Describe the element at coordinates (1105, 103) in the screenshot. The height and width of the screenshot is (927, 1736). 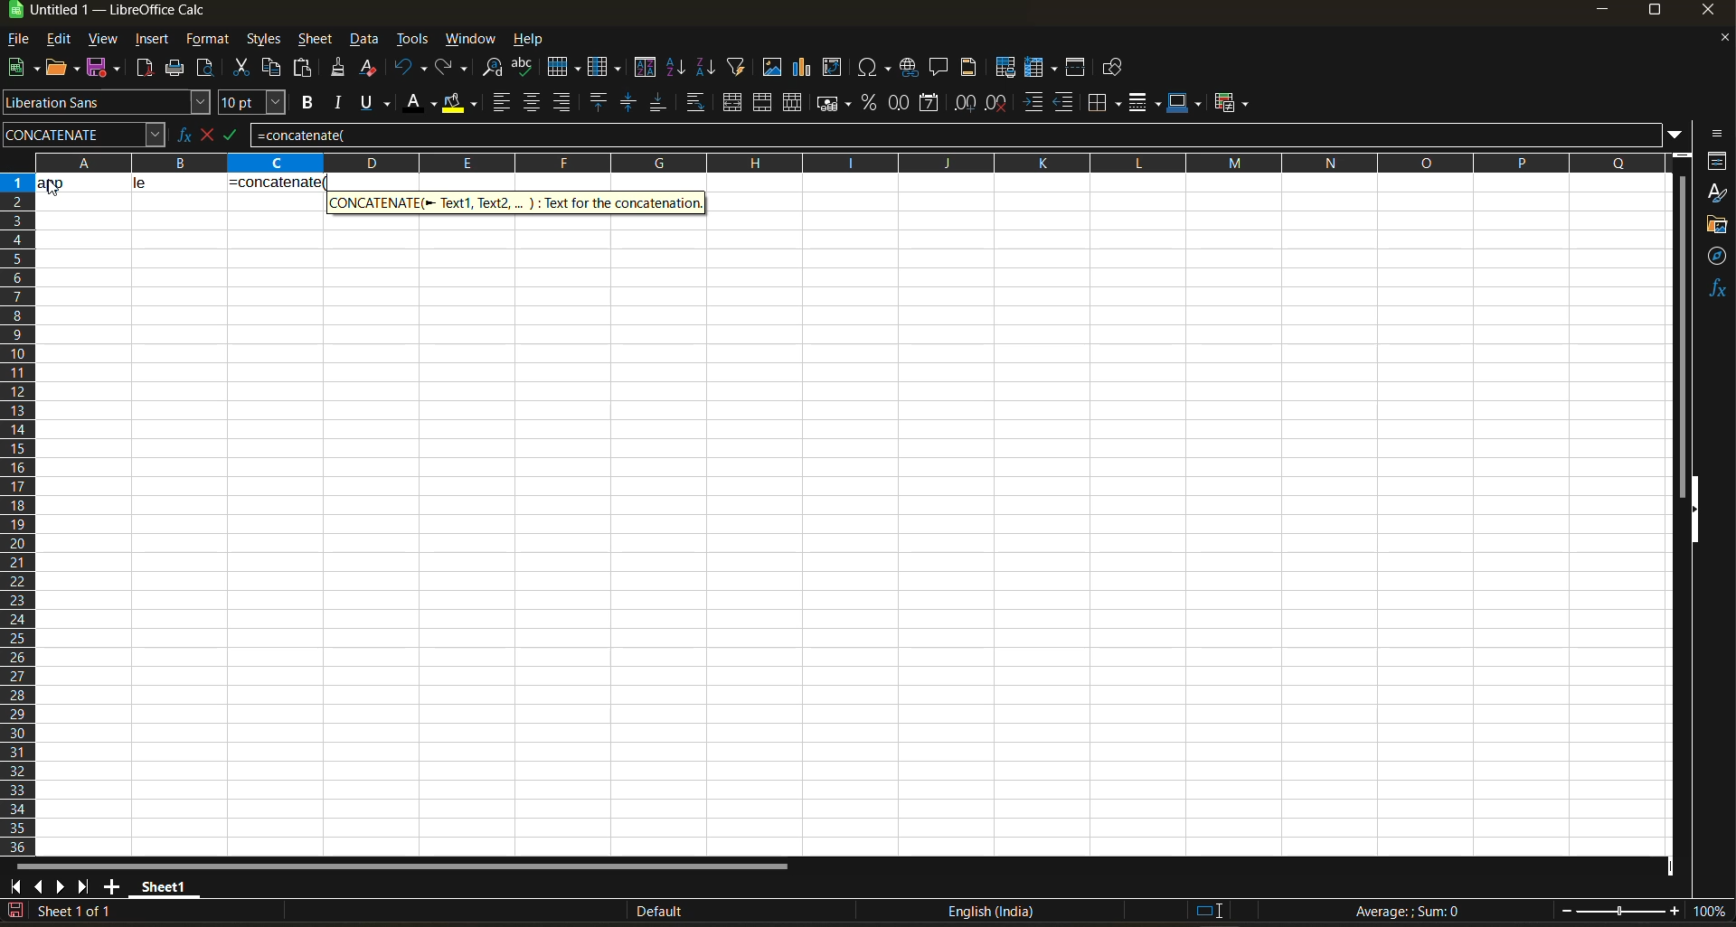
I see `borders` at that location.